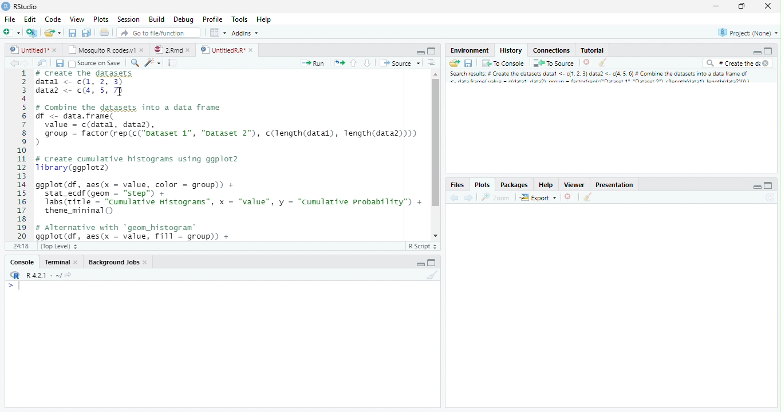  Describe the element at coordinates (574, 185) in the screenshot. I see `Viewer` at that location.